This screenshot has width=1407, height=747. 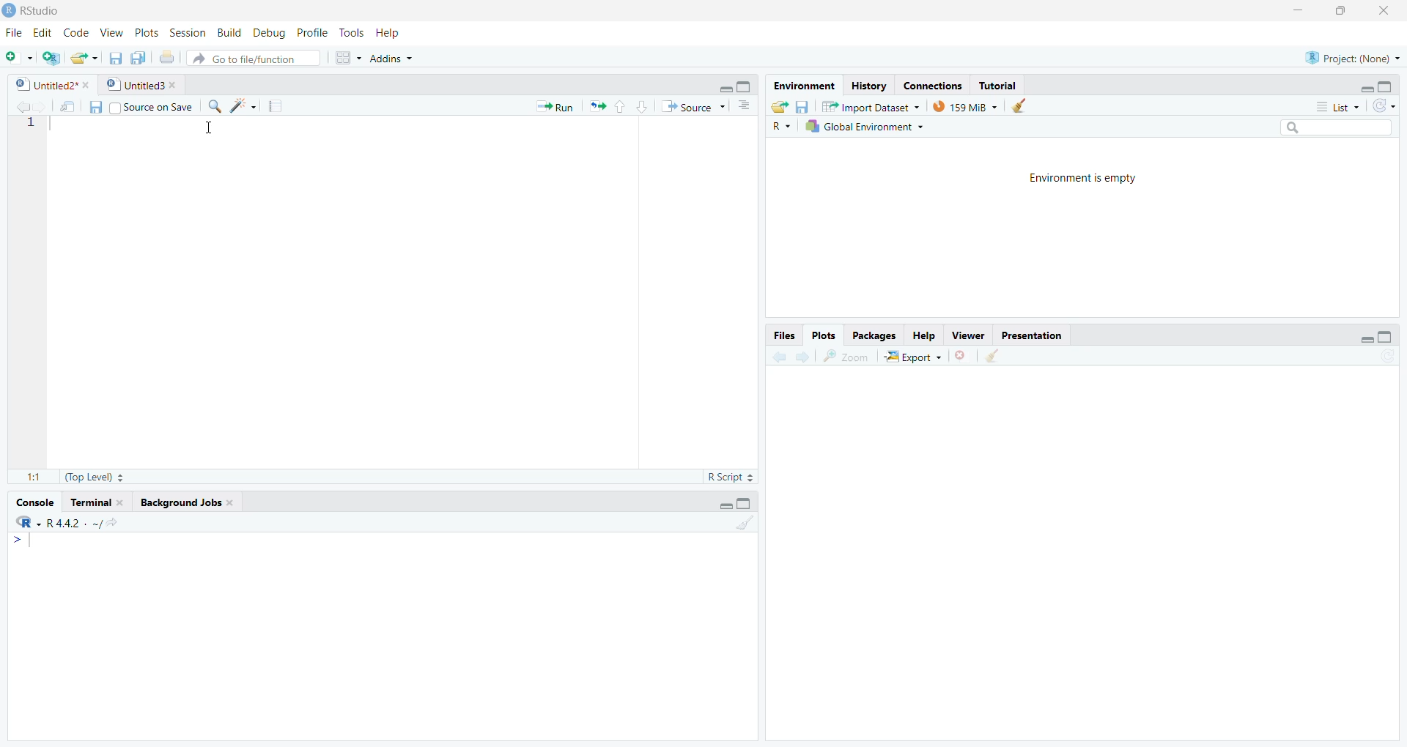 What do you see at coordinates (35, 11) in the screenshot?
I see `RStudio` at bounding box center [35, 11].